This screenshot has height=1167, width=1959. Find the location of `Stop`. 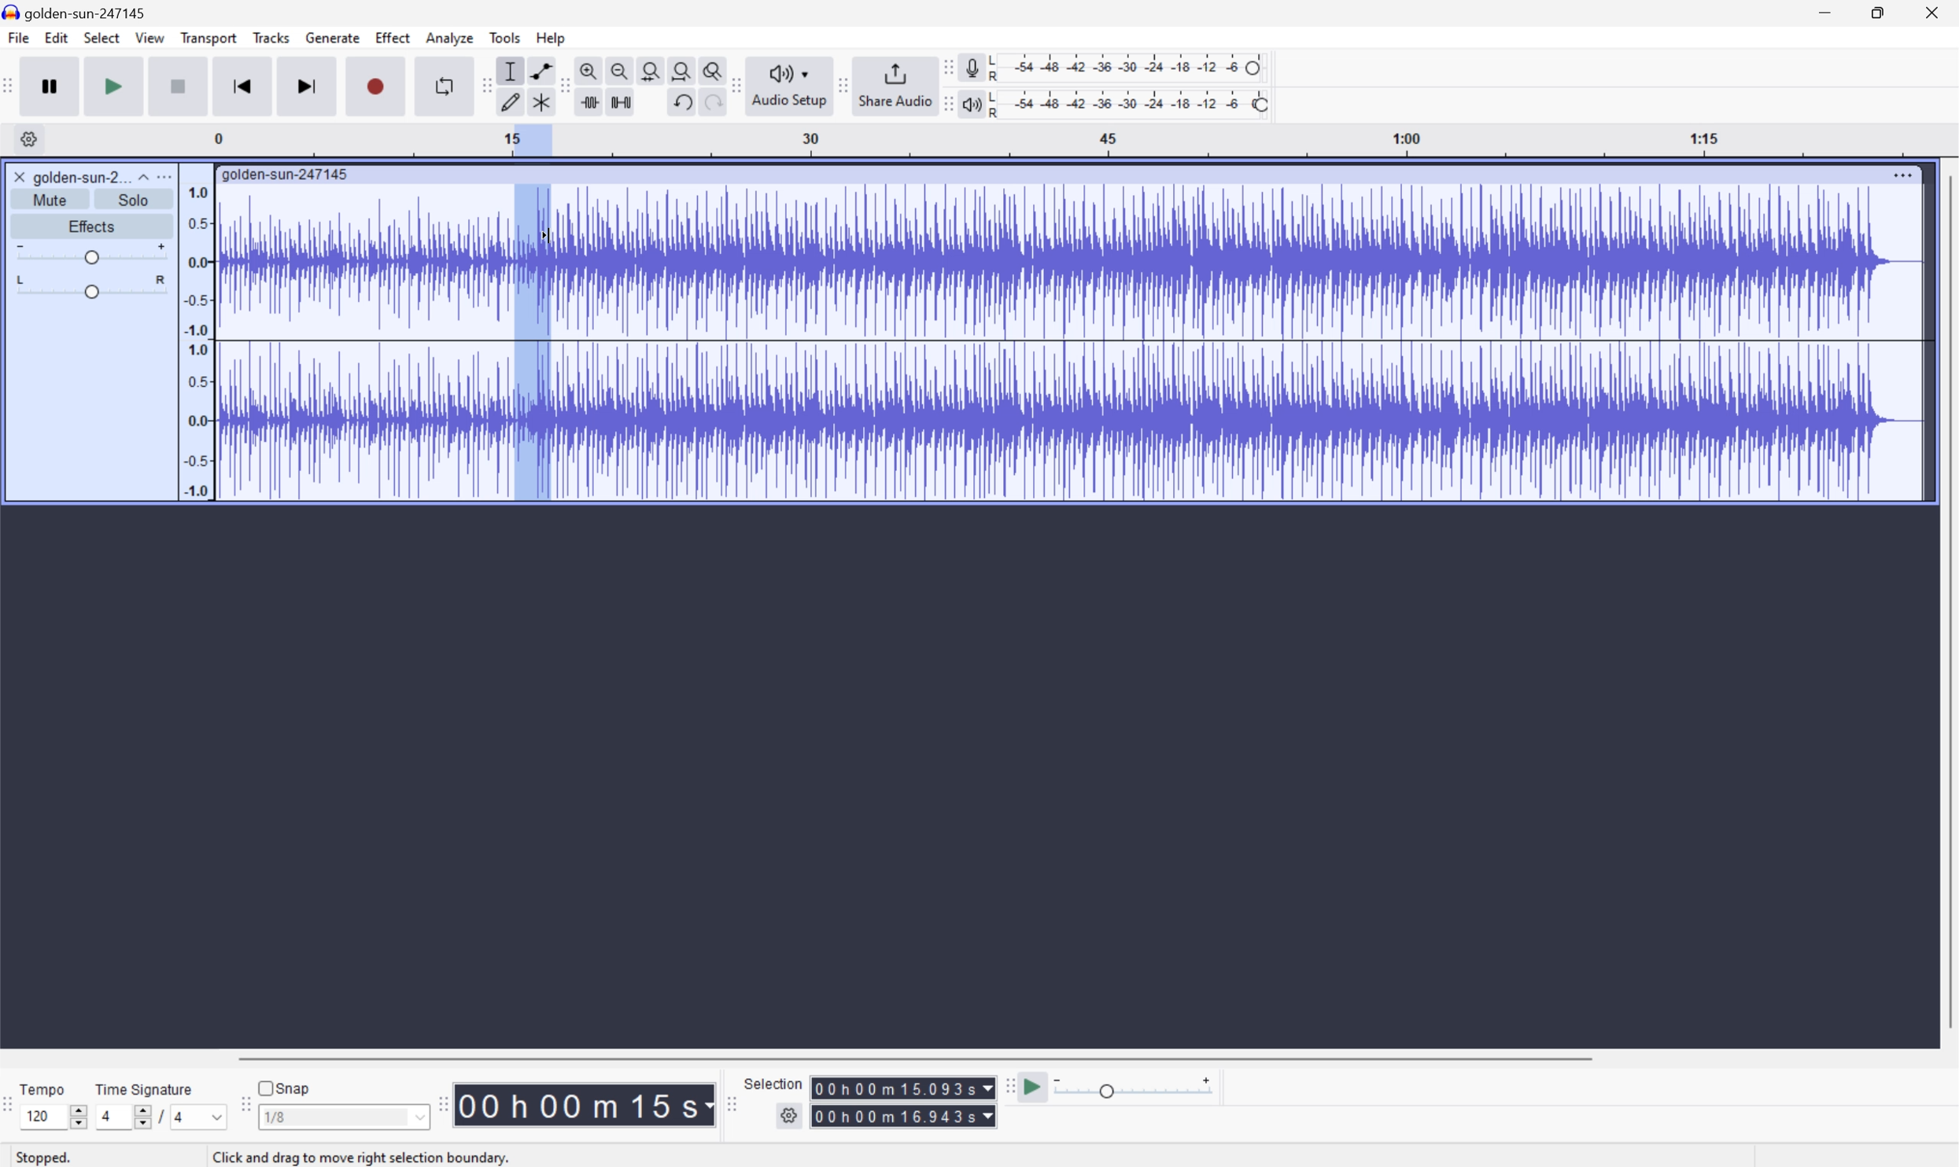

Stop is located at coordinates (180, 88).